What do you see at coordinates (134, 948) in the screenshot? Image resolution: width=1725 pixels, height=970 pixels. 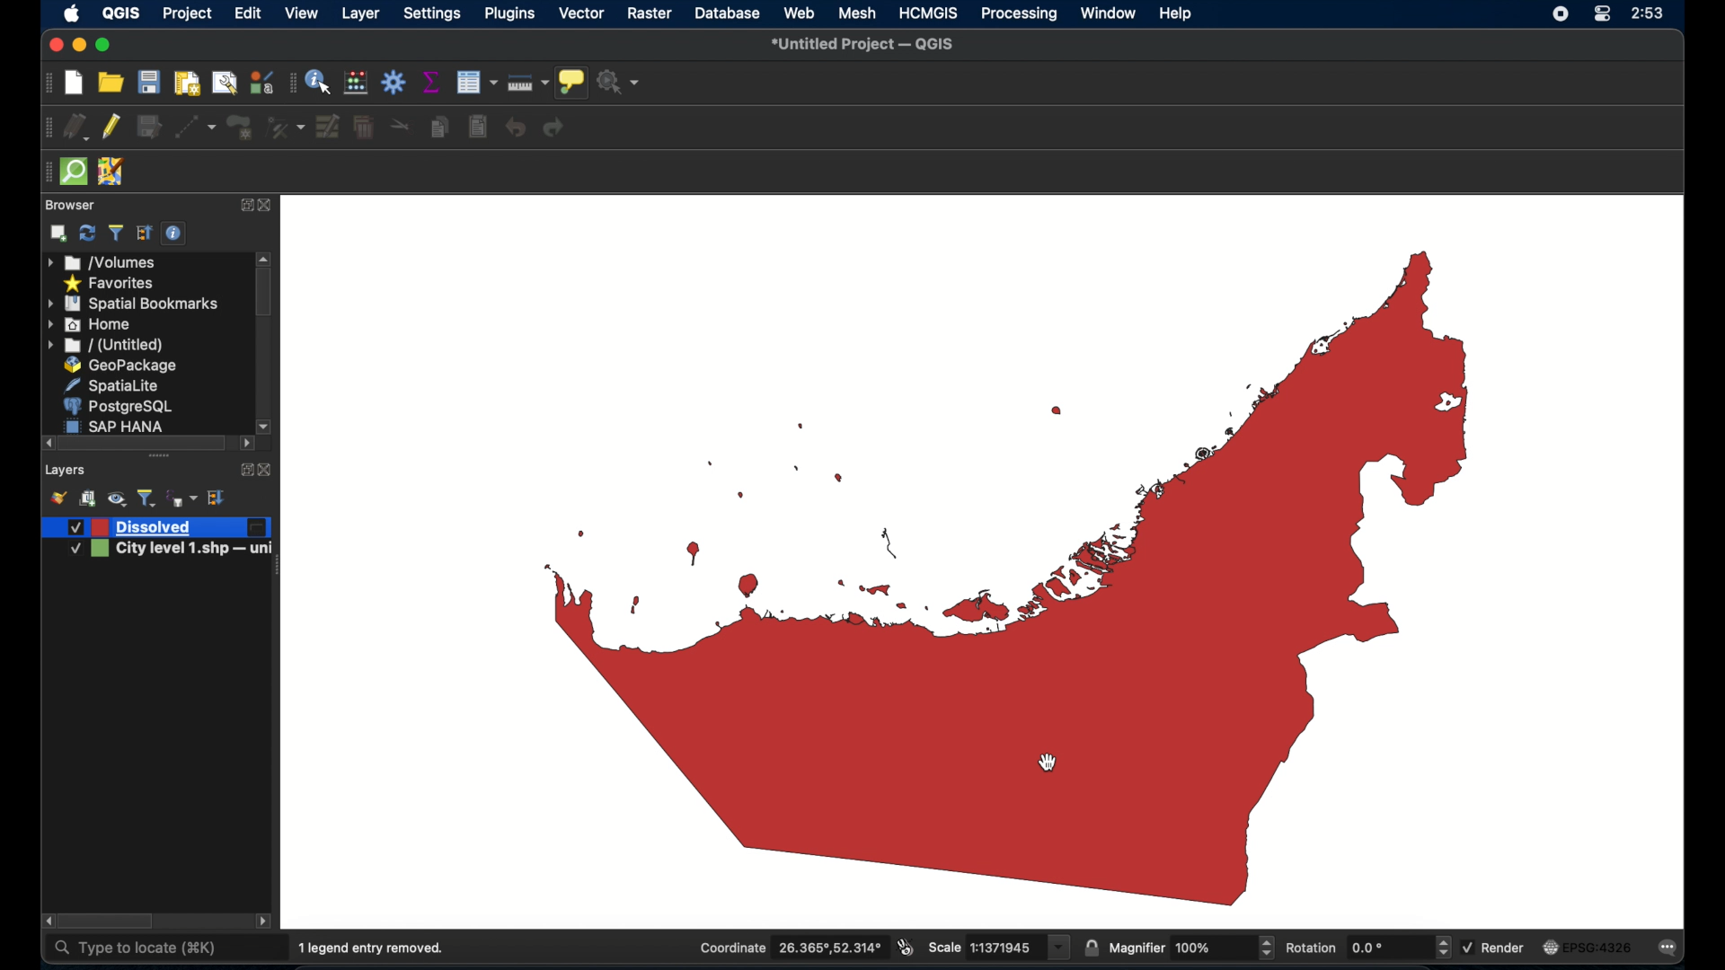 I see `type to locate` at bounding box center [134, 948].